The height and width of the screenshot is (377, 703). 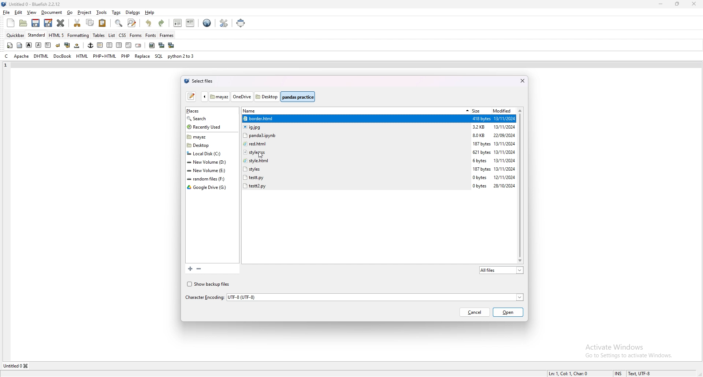 I want to click on 187 bytes, so click(x=482, y=170).